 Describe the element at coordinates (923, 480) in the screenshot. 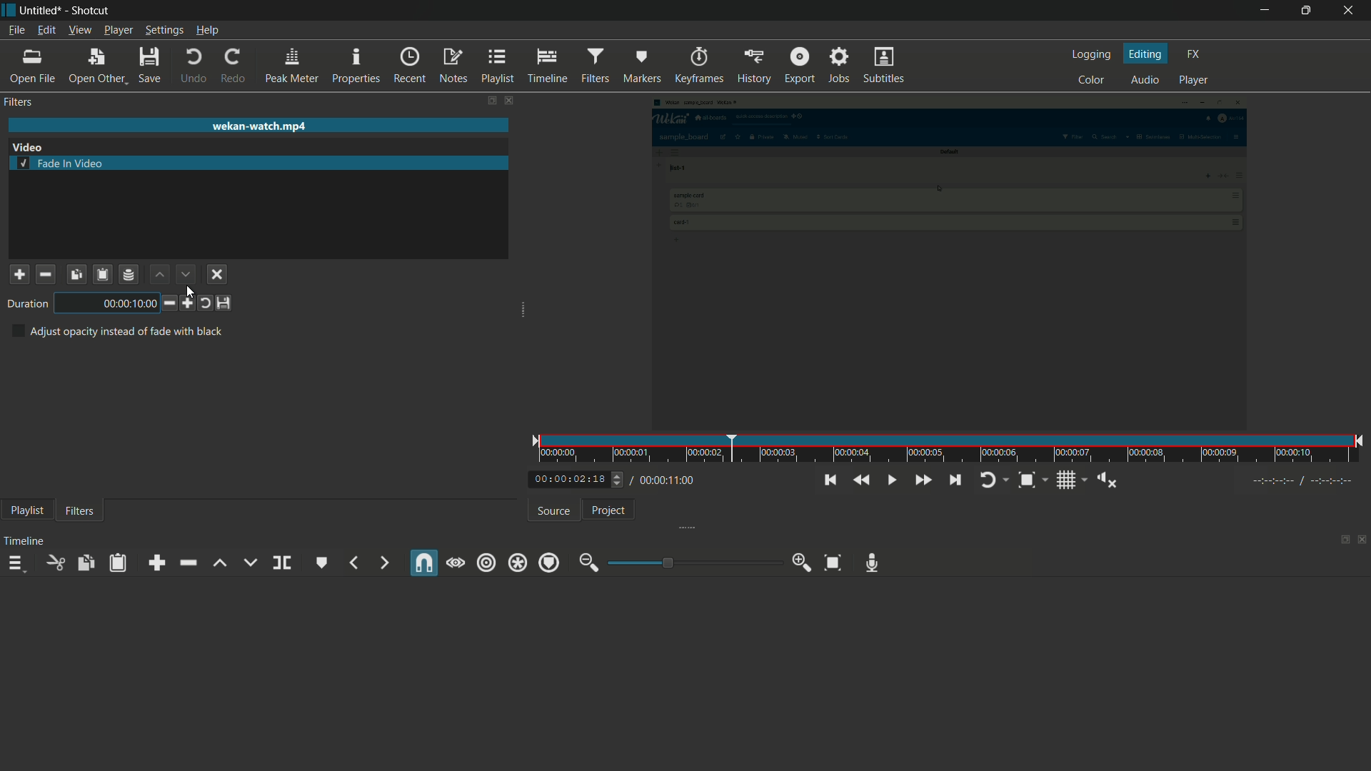

I see `quickly play forward` at that location.